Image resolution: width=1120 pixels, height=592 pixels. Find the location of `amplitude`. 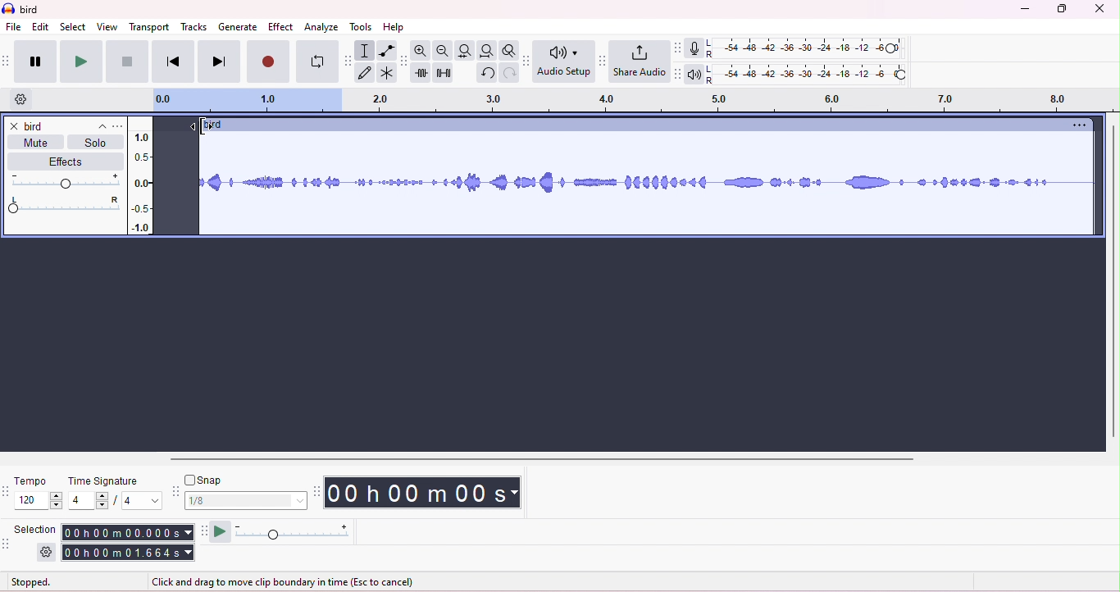

amplitude is located at coordinates (141, 178).